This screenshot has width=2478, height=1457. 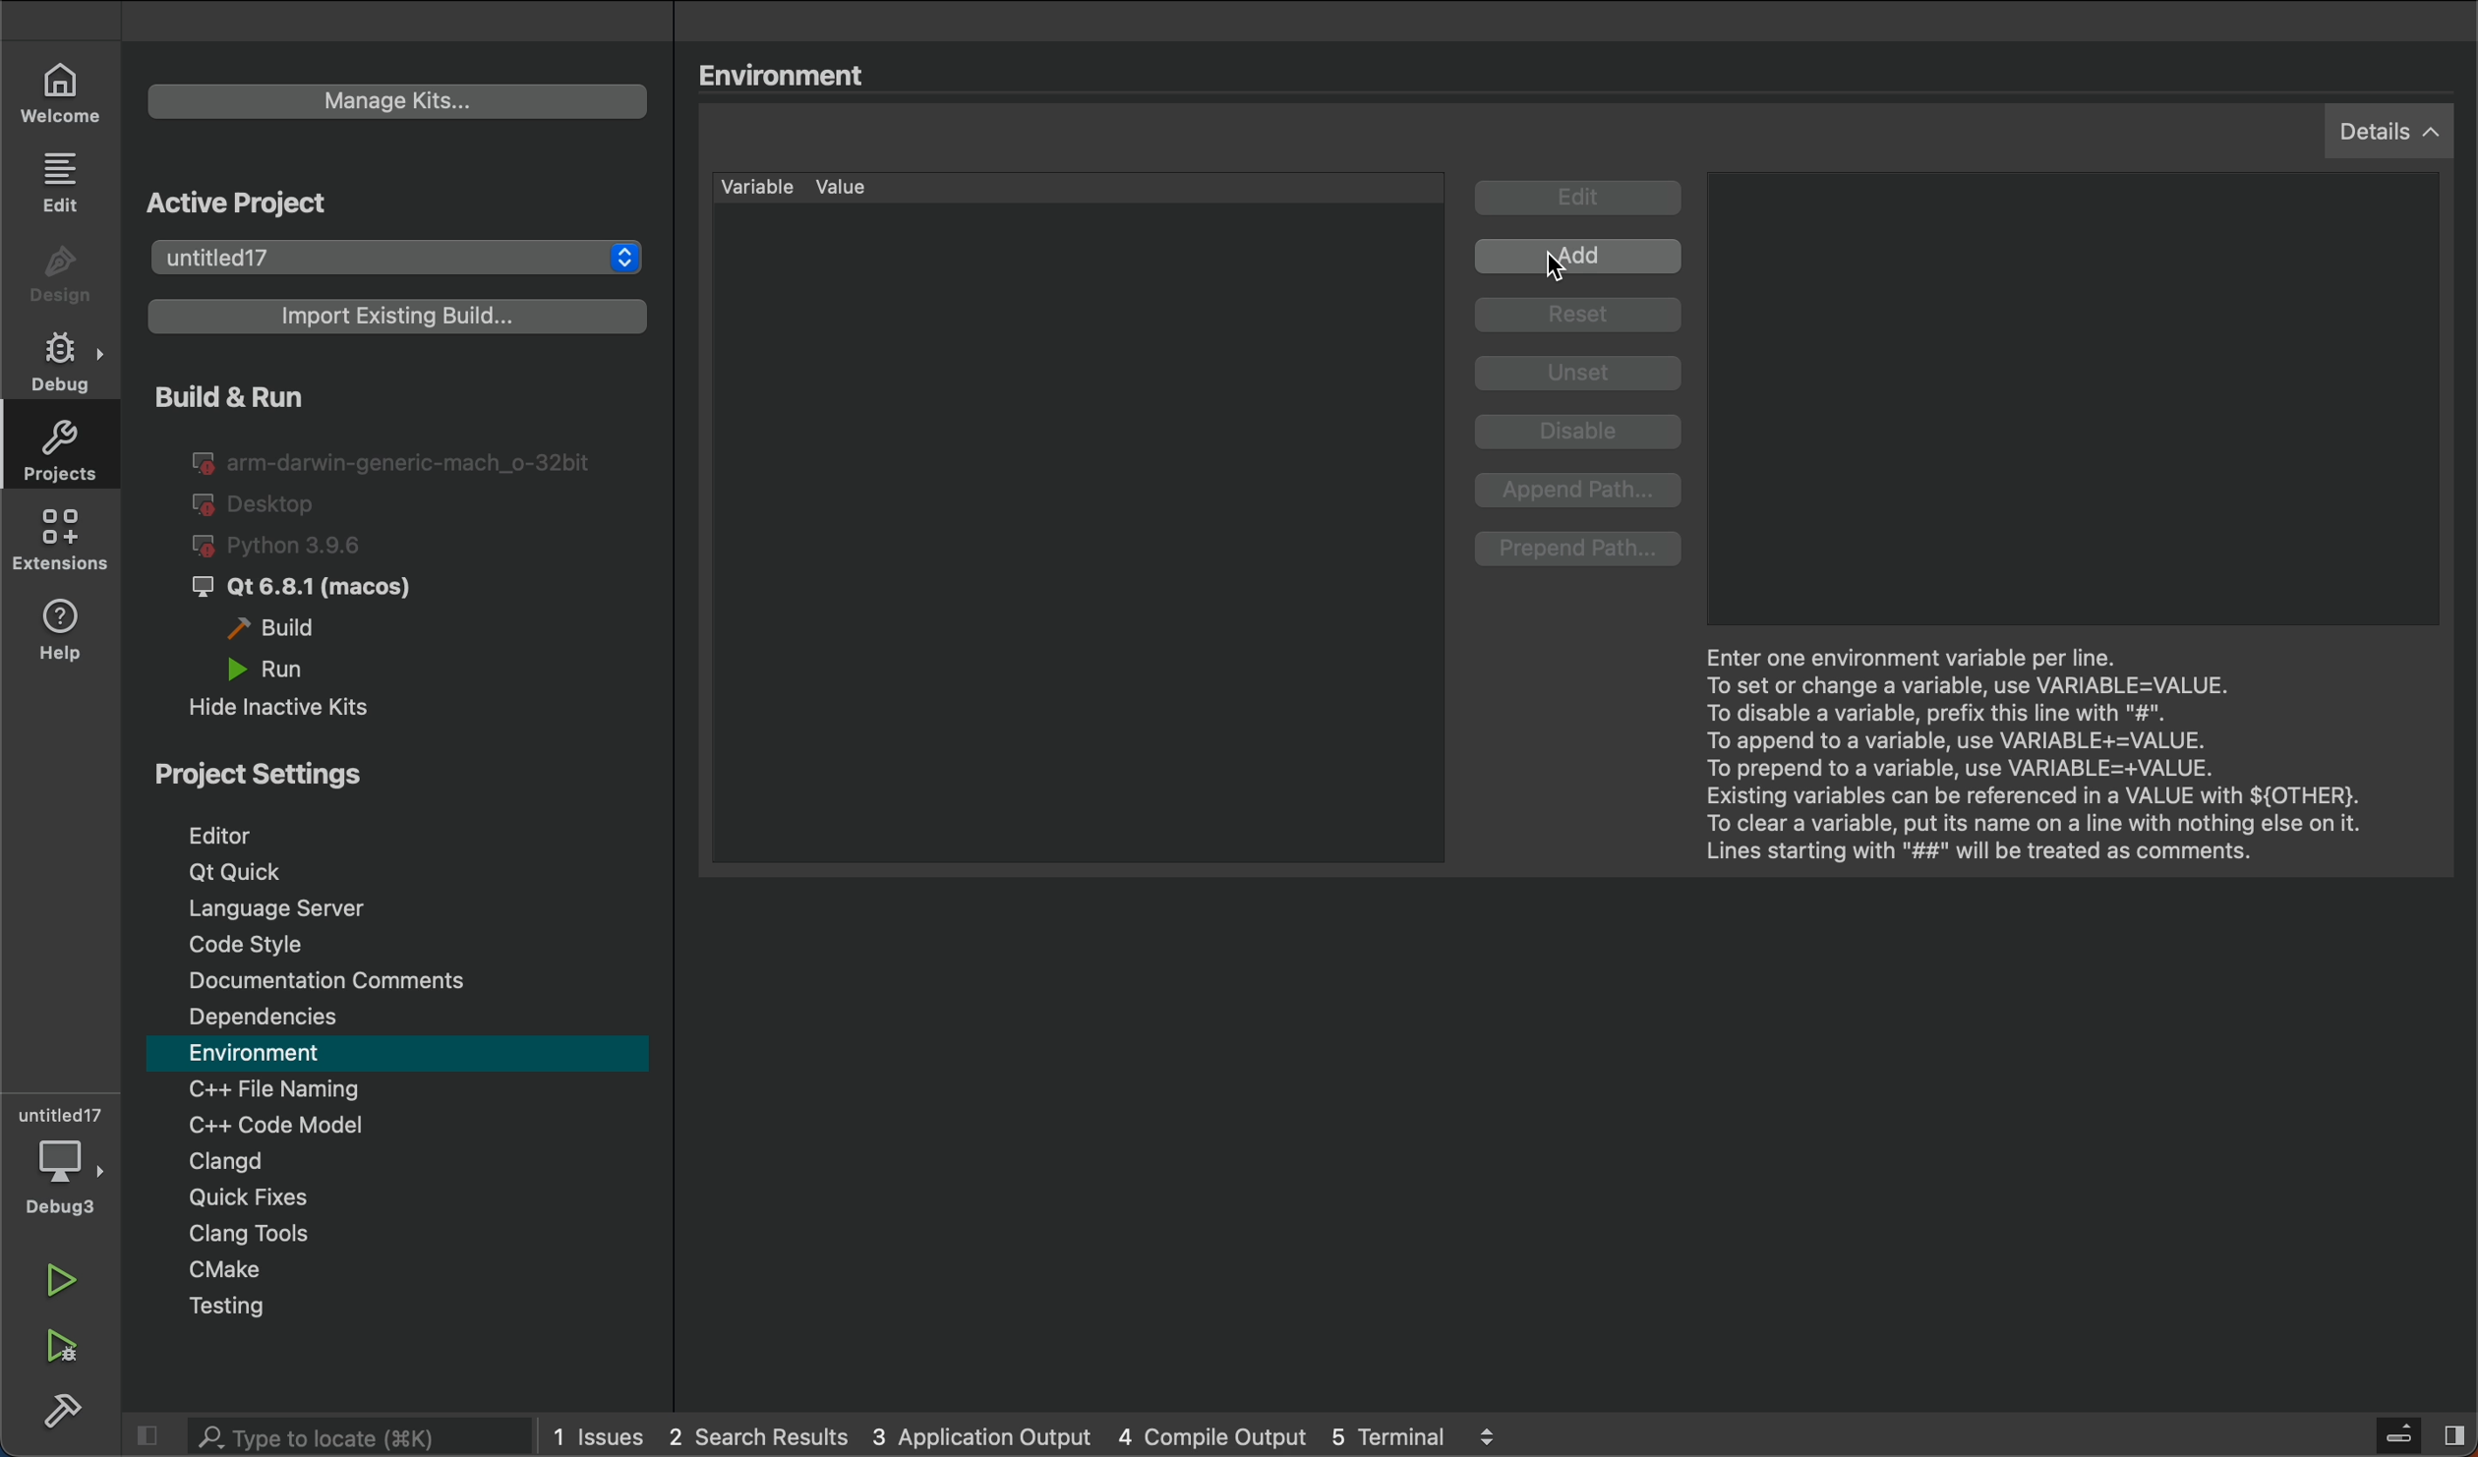 I want to click on Project Settings, so click(x=386, y=769).